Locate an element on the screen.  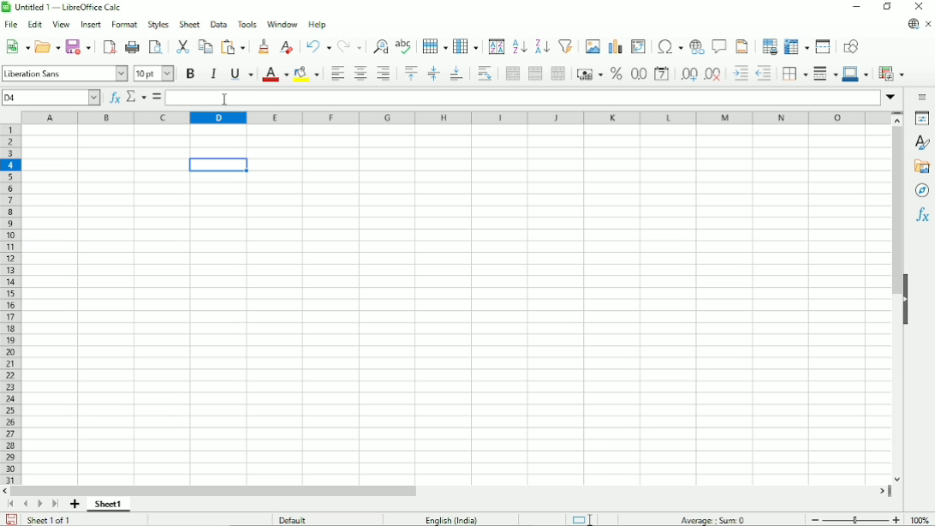
Export directly as PDF is located at coordinates (110, 47).